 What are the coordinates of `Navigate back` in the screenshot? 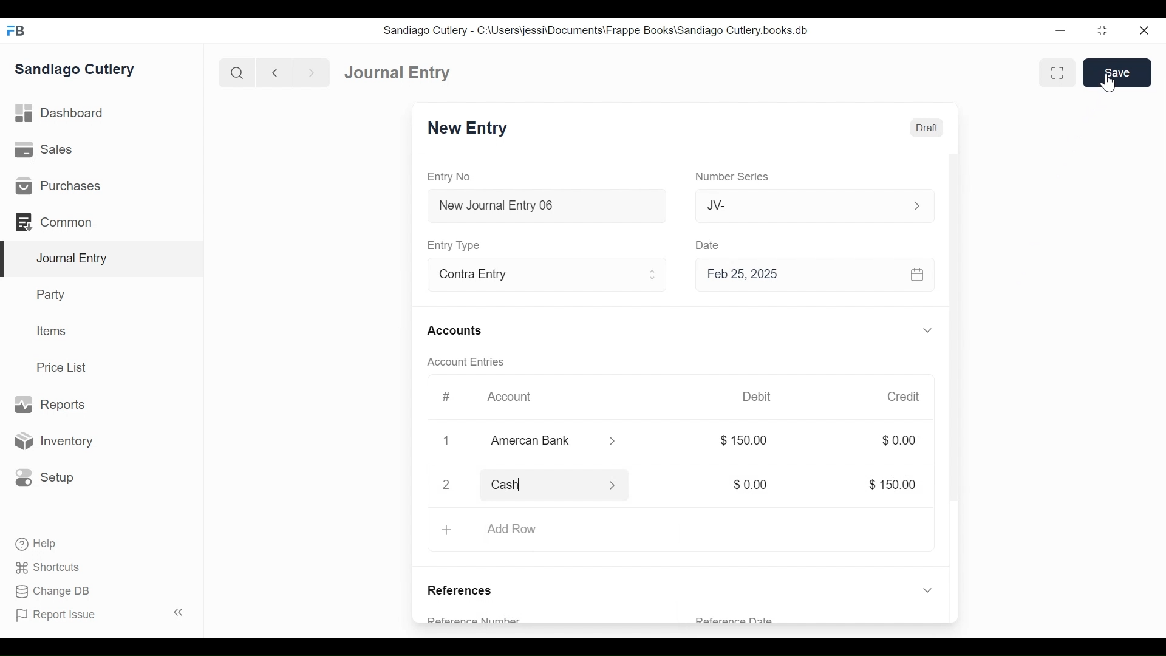 It's located at (274, 74).